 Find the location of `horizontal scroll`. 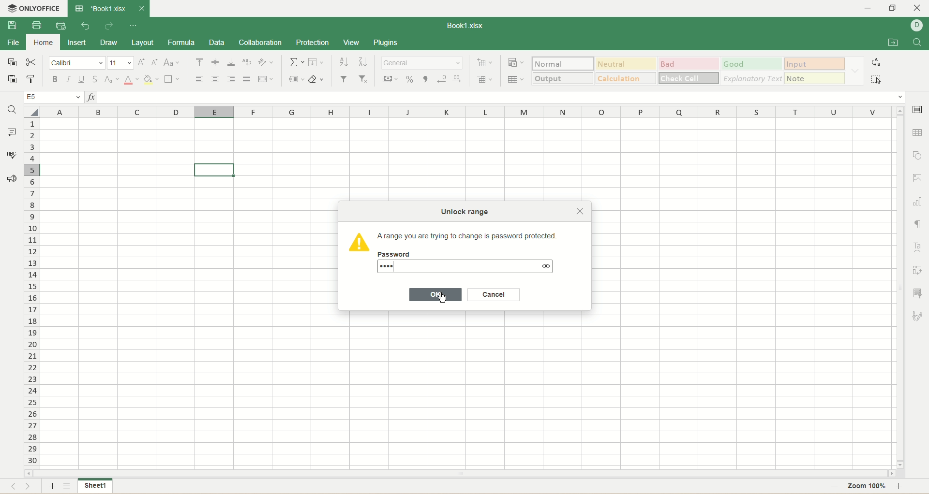

horizontal scroll is located at coordinates (459, 474).